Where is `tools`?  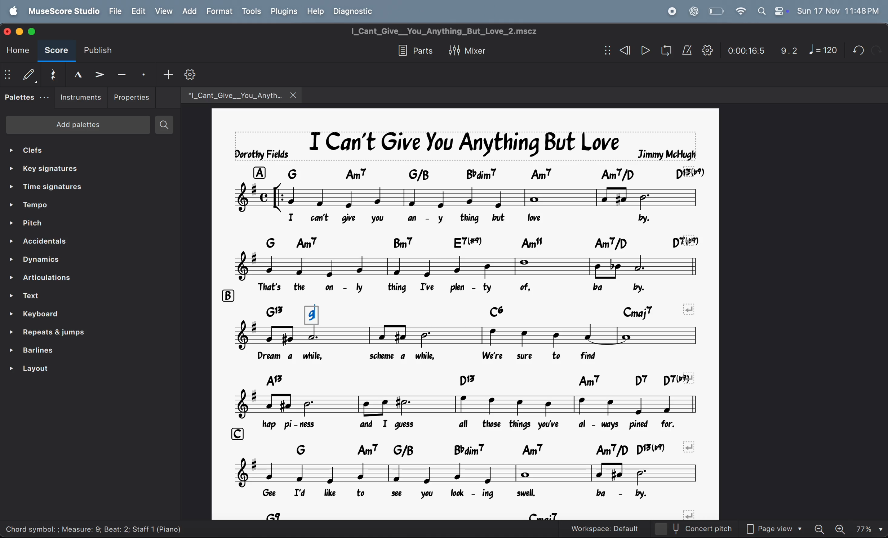 tools is located at coordinates (251, 11).